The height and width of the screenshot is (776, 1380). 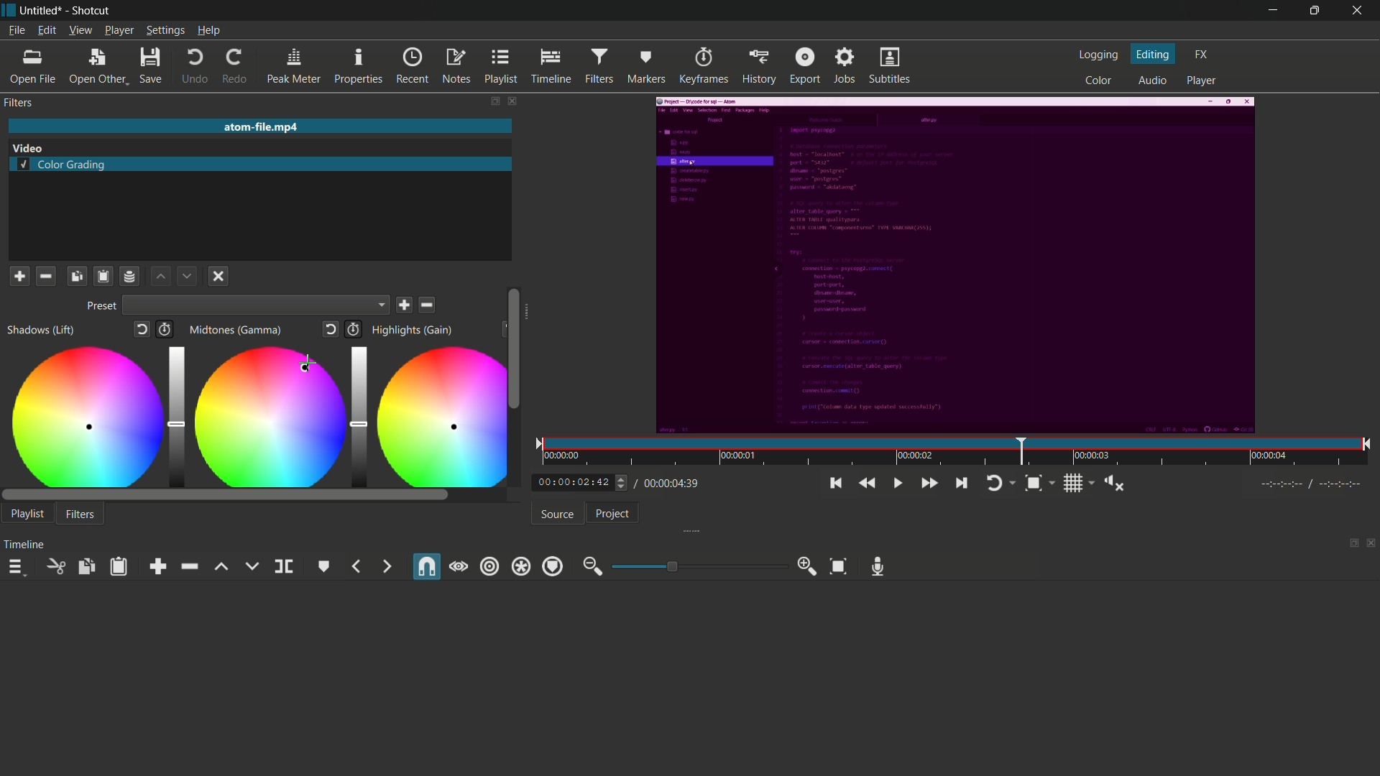 I want to click on dropdown, so click(x=257, y=307).